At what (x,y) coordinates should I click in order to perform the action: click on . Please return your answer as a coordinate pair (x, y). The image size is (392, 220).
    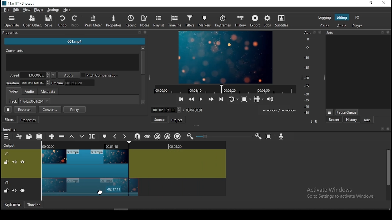
    Looking at the image, I should click on (9, 129).